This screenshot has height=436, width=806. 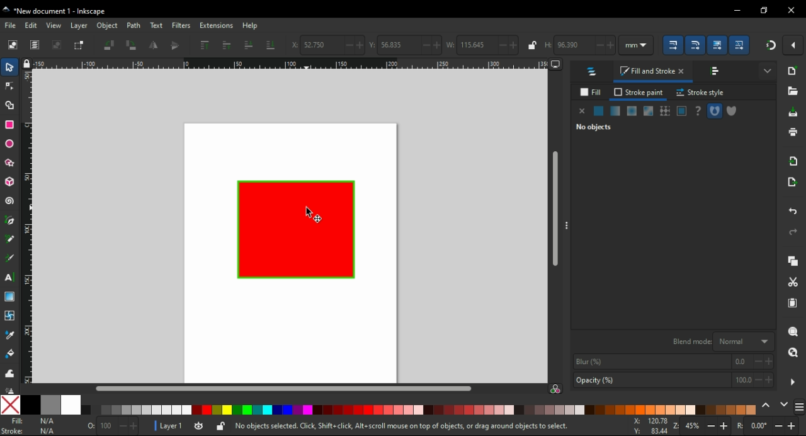 What do you see at coordinates (270, 44) in the screenshot?
I see `lower to bottom` at bounding box center [270, 44].